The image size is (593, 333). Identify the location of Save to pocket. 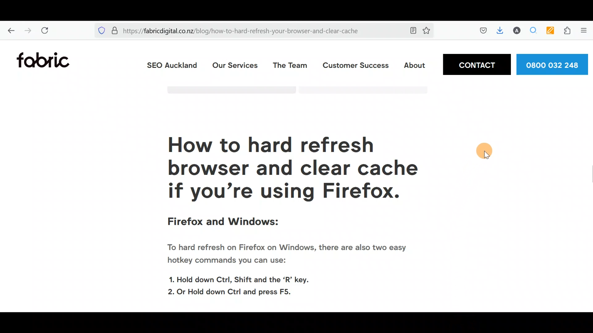
(482, 31).